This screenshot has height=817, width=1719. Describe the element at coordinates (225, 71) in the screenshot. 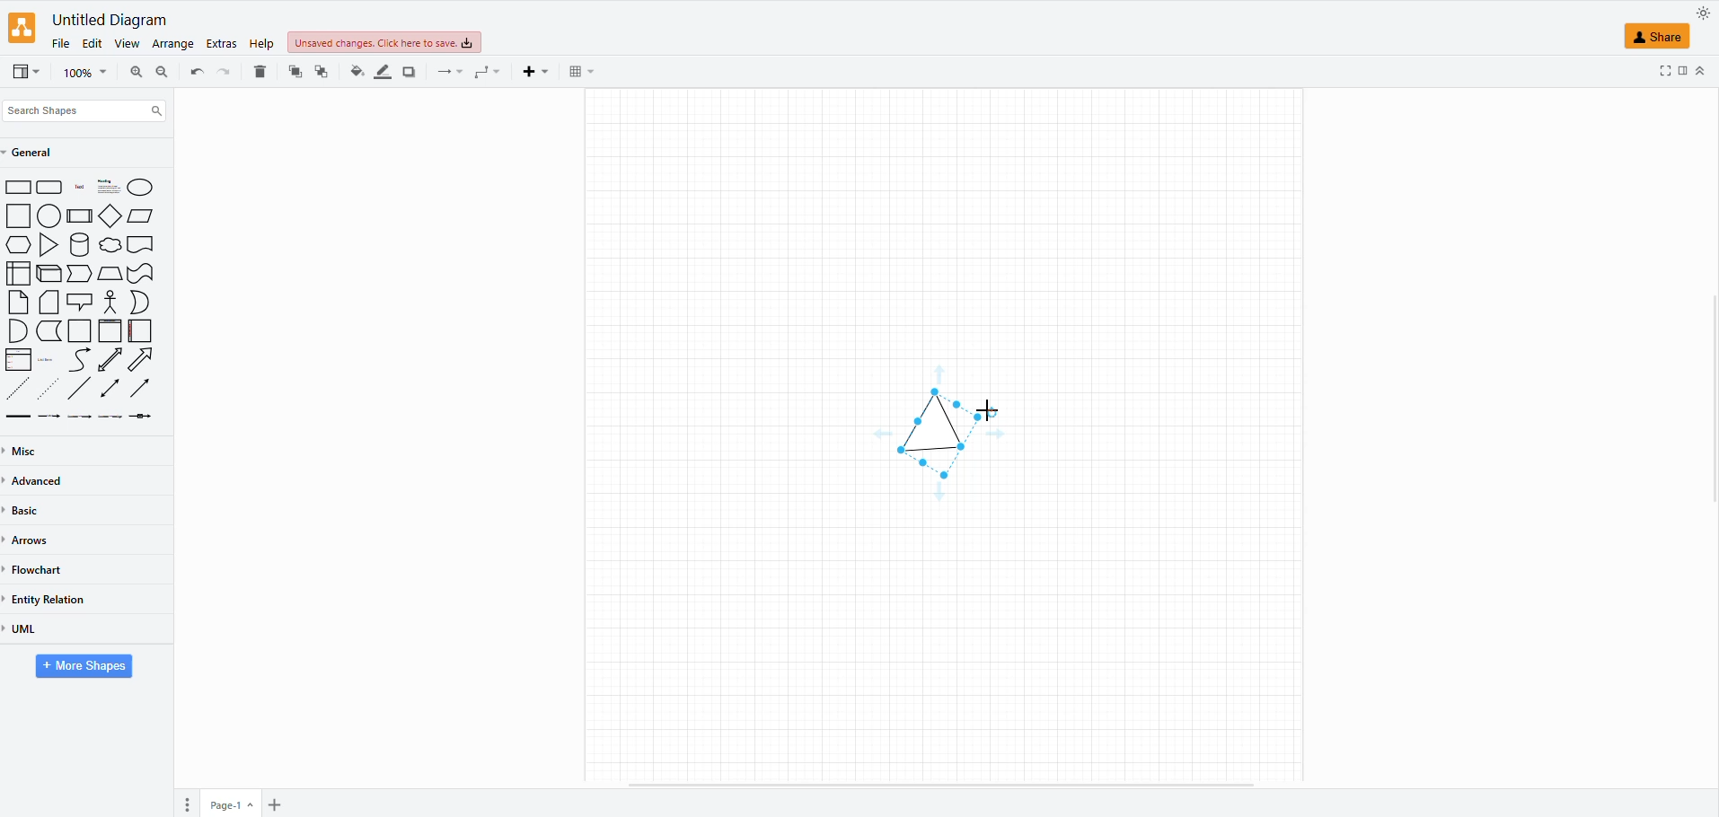

I see `undo` at that location.